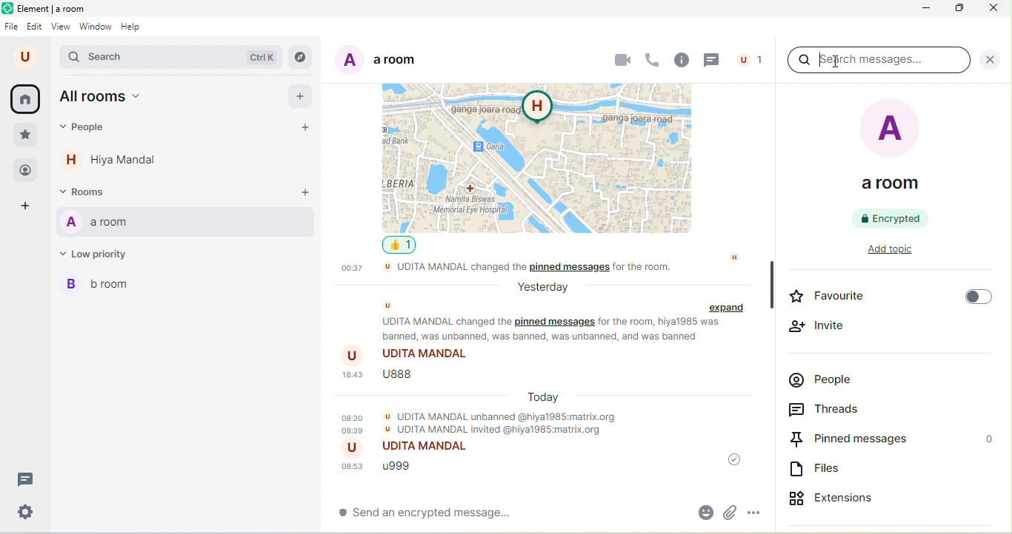  I want to click on send an encrypted message, so click(445, 516).